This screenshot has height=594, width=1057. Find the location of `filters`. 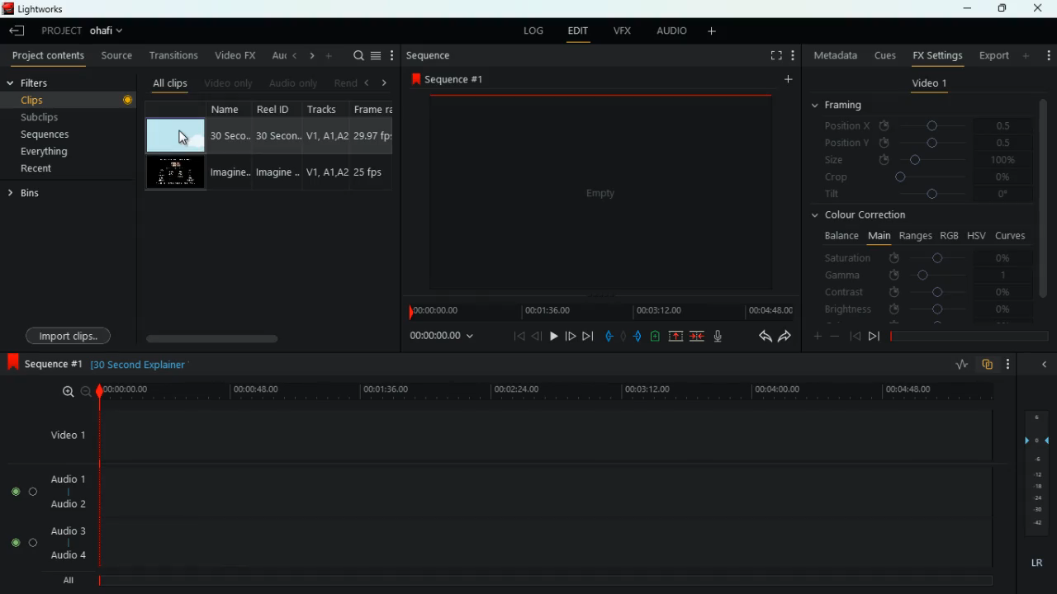

filters is located at coordinates (35, 82).